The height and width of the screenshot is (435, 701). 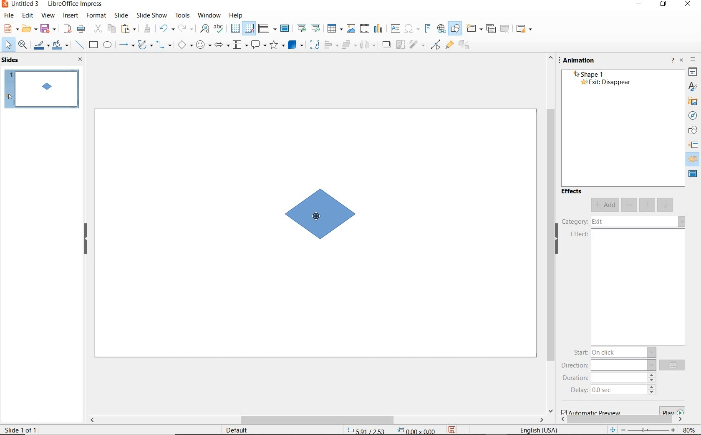 What do you see at coordinates (166, 28) in the screenshot?
I see `undo` at bounding box center [166, 28].